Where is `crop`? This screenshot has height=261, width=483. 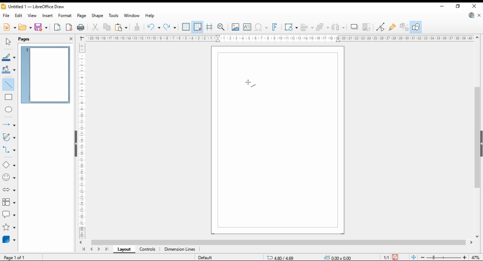 crop is located at coordinates (368, 27).